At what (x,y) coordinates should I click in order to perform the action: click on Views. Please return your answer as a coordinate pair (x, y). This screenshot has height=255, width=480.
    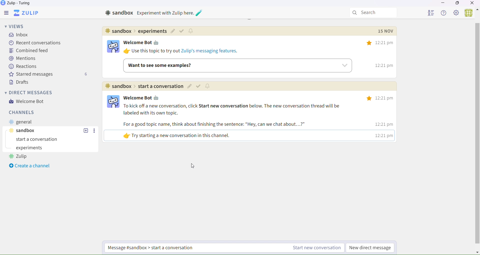
    Looking at the image, I should click on (15, 26).